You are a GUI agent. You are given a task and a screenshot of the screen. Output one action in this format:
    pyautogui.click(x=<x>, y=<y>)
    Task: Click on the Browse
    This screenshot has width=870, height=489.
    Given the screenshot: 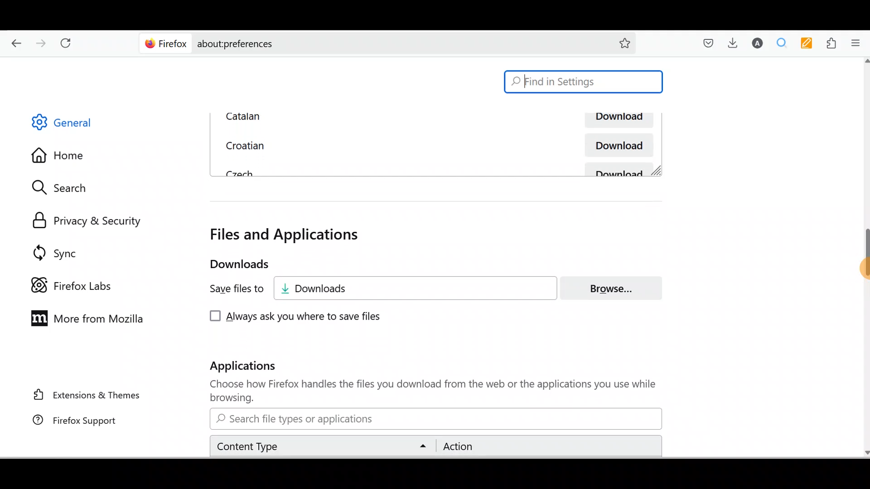 What is the action you would take?
    pyautogui.click(x=617, y=288)
    